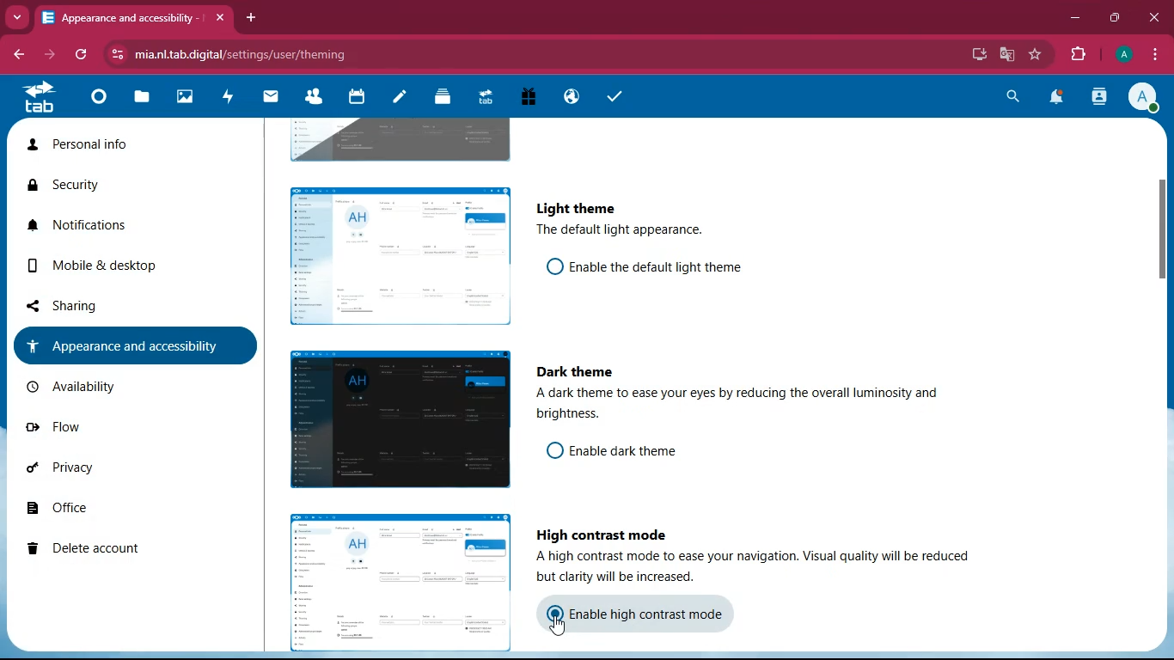 The height and width of the screenshot is (660, 1174). Describe the element at coordinates (1014, 98) in the screenshot. I see `search` at that location.